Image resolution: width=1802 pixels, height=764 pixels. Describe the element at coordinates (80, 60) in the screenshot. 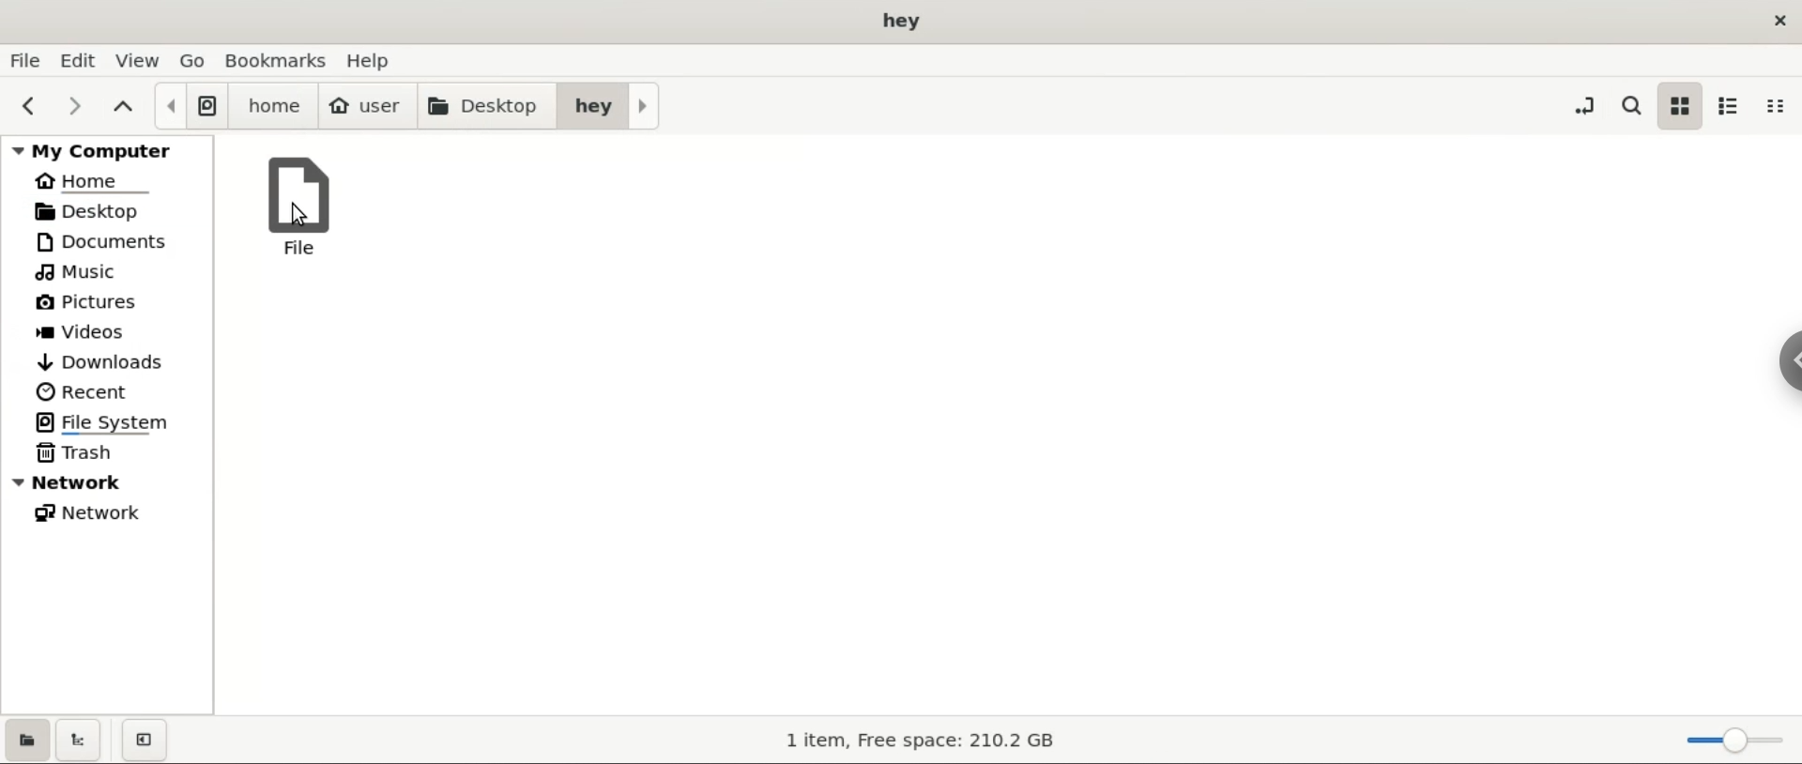

I see `edit` at that location.